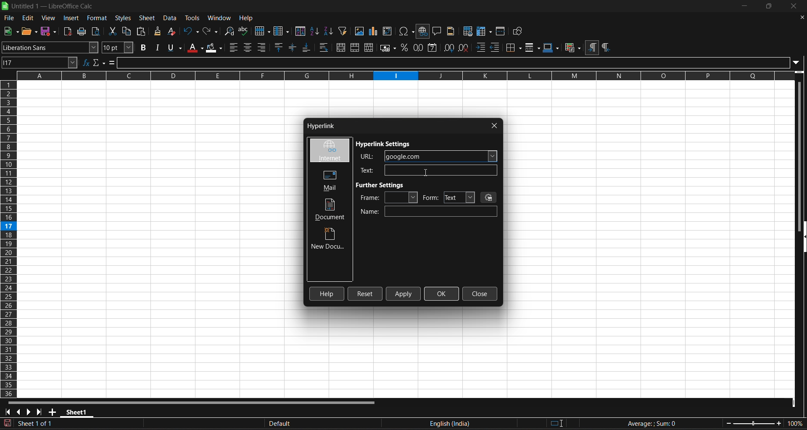  Describe the element at coordinates (262, 30) in the screenshot. I see `row` at that location.